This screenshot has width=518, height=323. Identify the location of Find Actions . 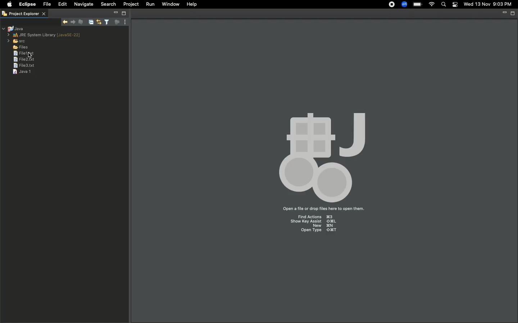
(319, 217).